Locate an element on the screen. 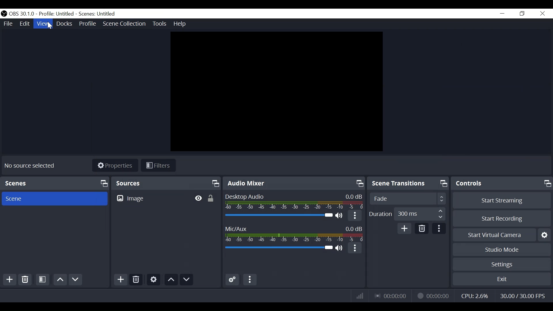 The width and height of the screenshot is (553, 311). Frame Per Second is located at coordinates (522, 296).